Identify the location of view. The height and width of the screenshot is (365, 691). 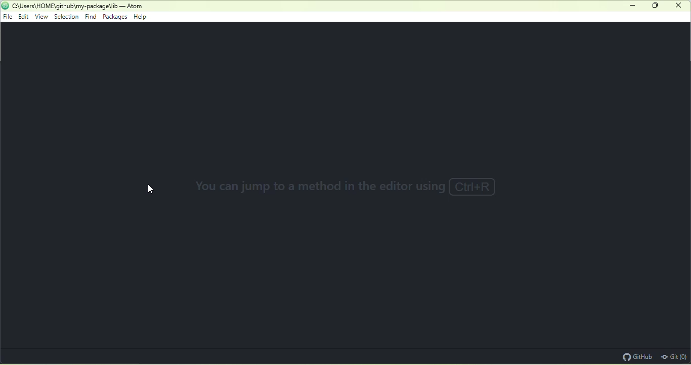
(42, 17).